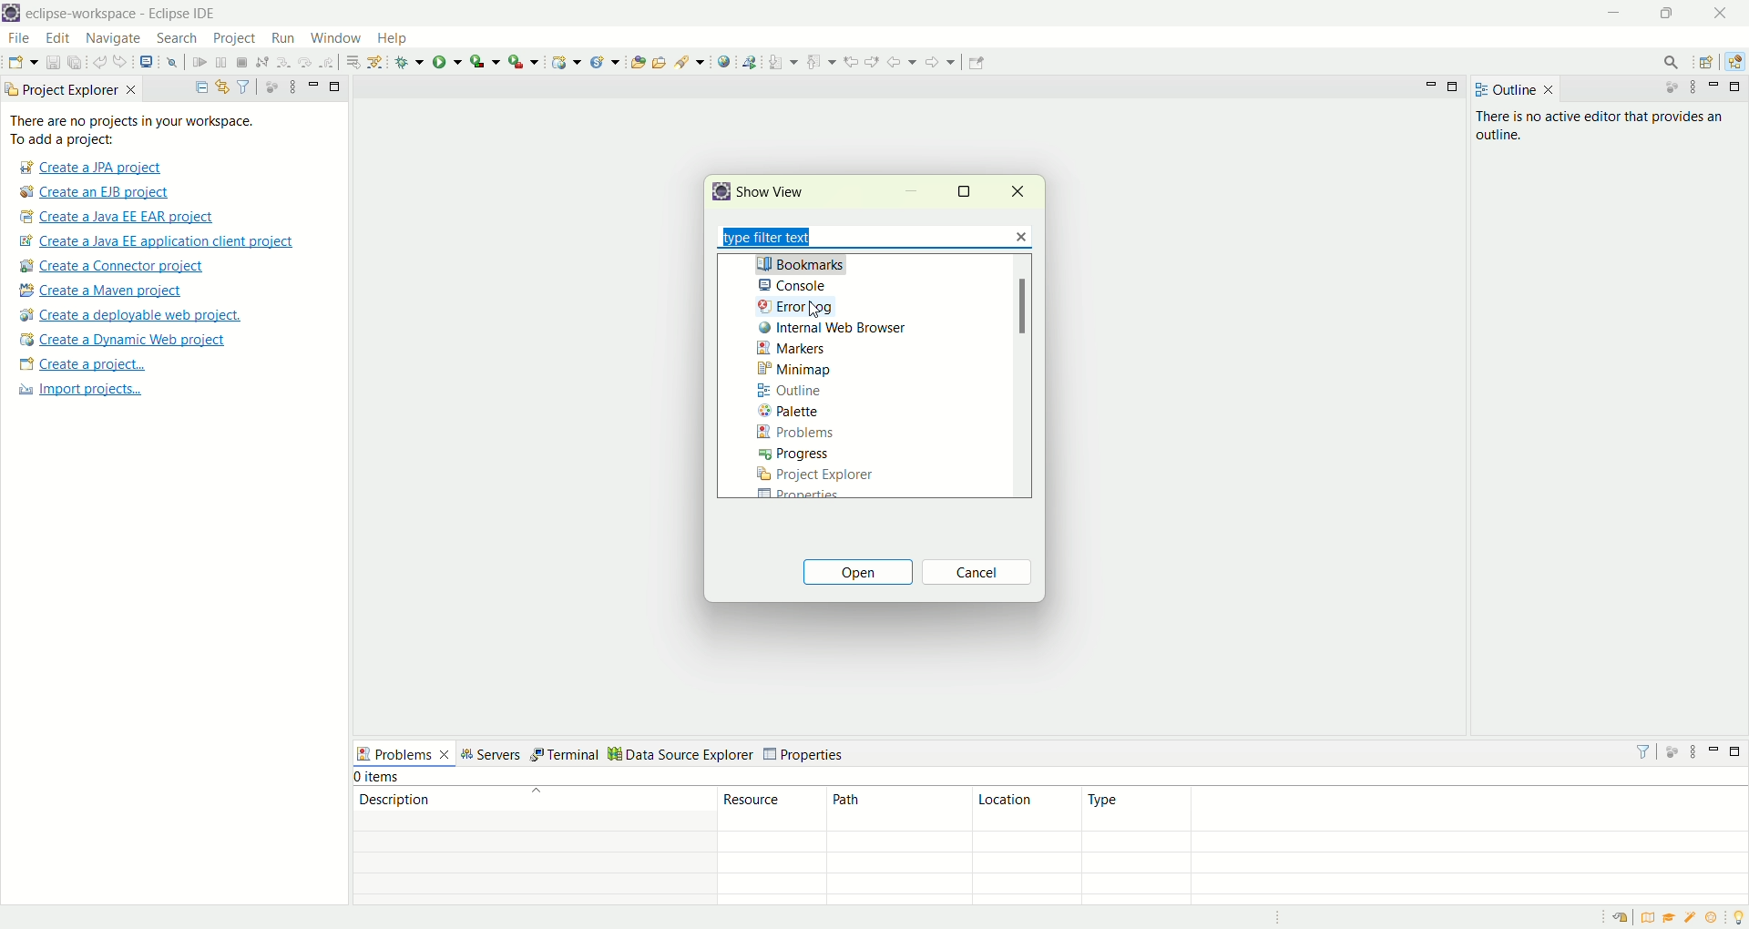 This screenshot has height=929, width=1749. What do you see at coordinates (1619, 919) in the screenshot?
I see `restore welcome` at bounding box center [1619, 919].